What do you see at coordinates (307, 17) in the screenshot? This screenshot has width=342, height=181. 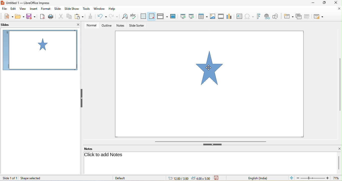 I see `duplicate slide` at bounding box center [307, 17].